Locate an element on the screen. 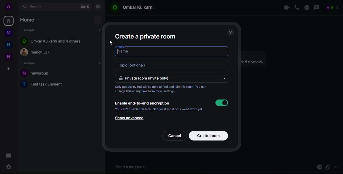  private room (invite only) is located at coordinates (146, 78).